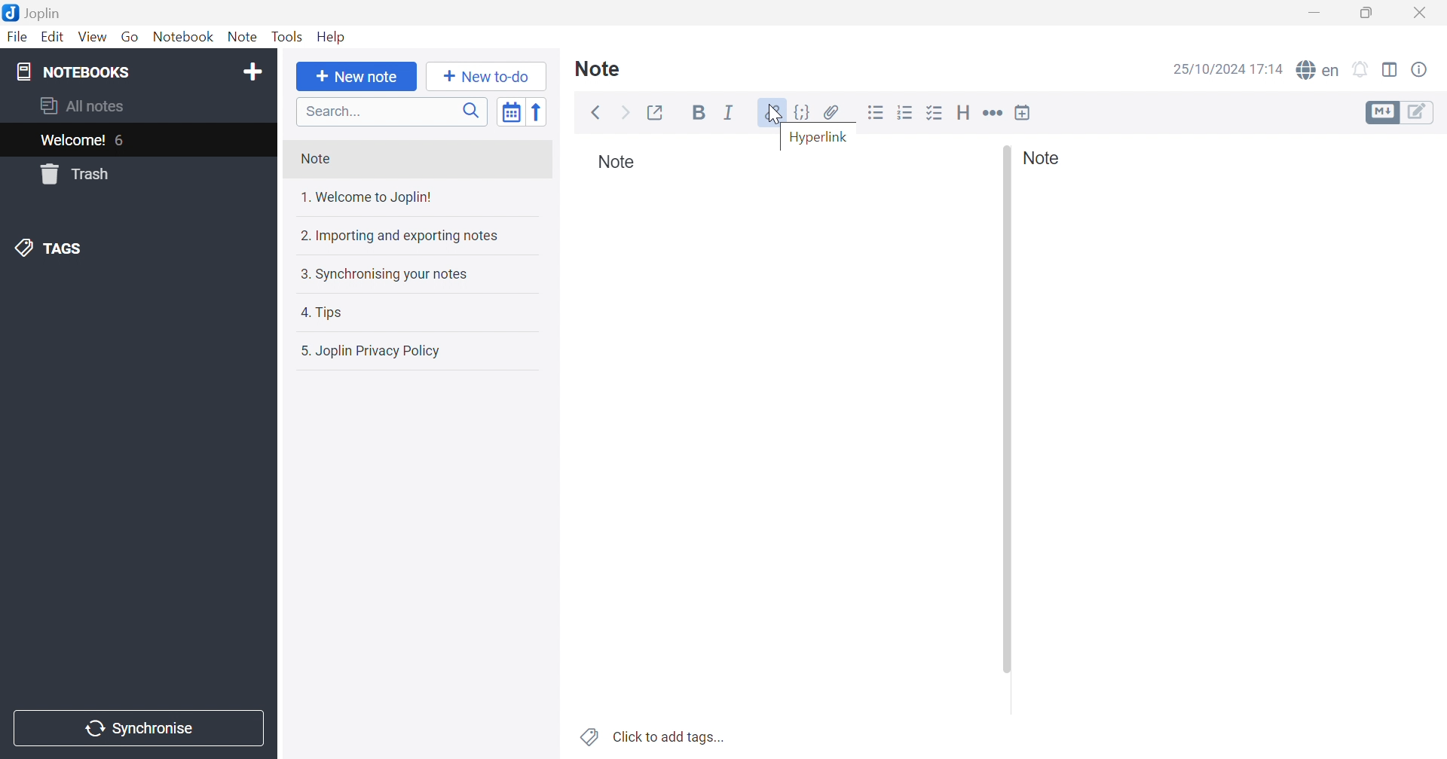 The height and width of the screenshot is (759, 1447). What do you see at coordinates (132, 38) in the screenshot?
I see `Go` at bounding box center [132, 38].